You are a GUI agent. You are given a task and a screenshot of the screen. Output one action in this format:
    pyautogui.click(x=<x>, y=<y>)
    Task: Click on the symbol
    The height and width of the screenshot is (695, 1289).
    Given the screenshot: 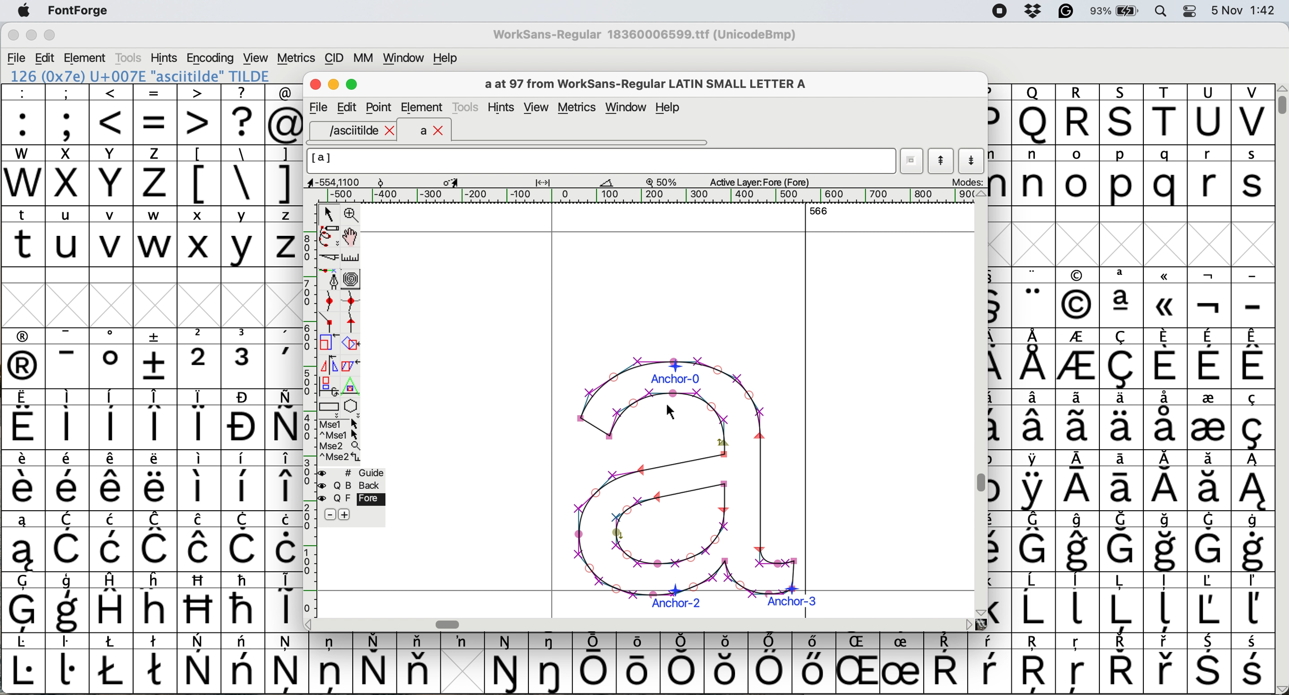 What is the action you would take?
    pyautogui.click(x=155, y=481)
    